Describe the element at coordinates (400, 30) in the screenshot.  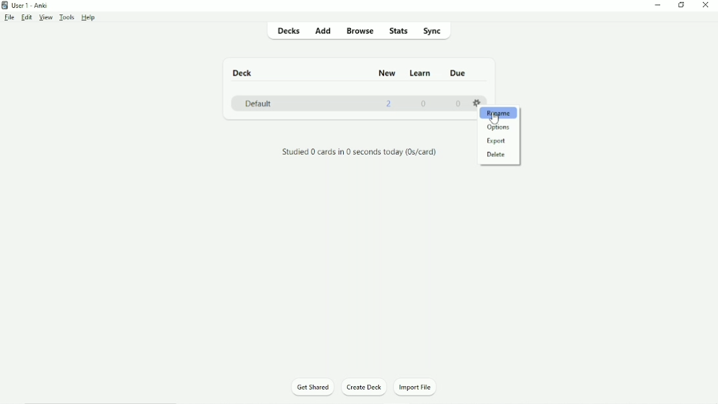
I see `Stats` at that location.